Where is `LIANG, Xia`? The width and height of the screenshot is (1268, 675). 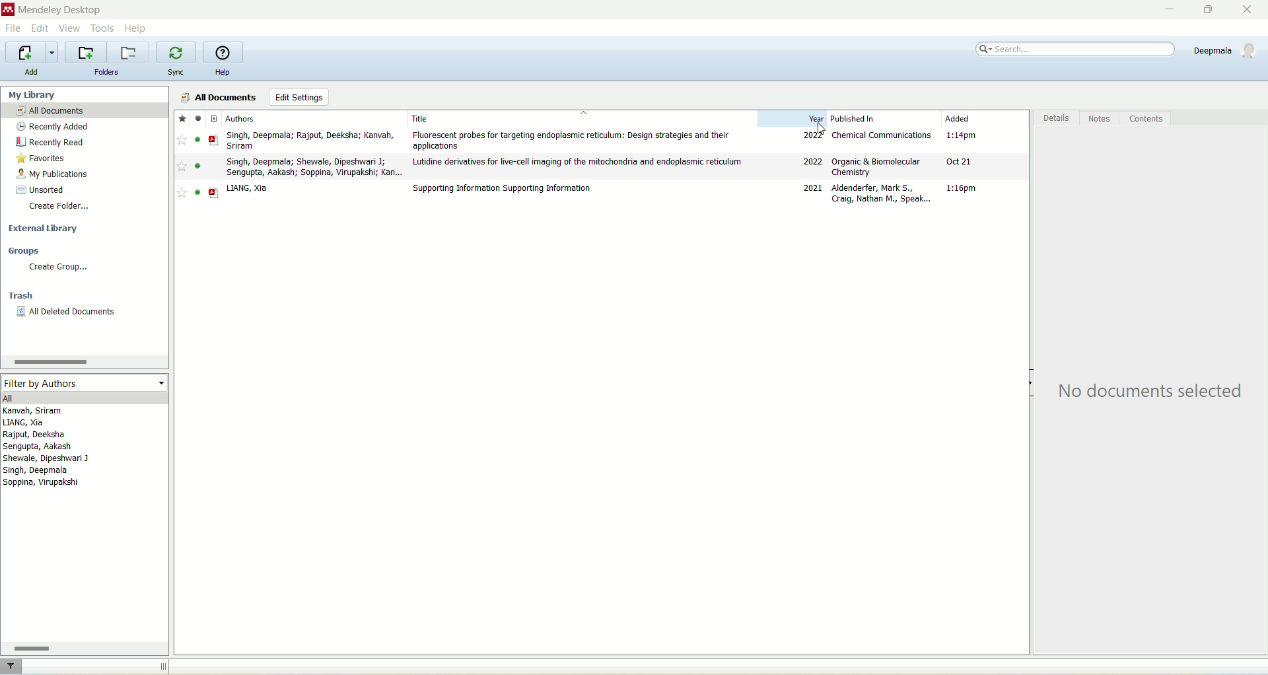
LIANG, Xia is located at coordinates (25, 422).